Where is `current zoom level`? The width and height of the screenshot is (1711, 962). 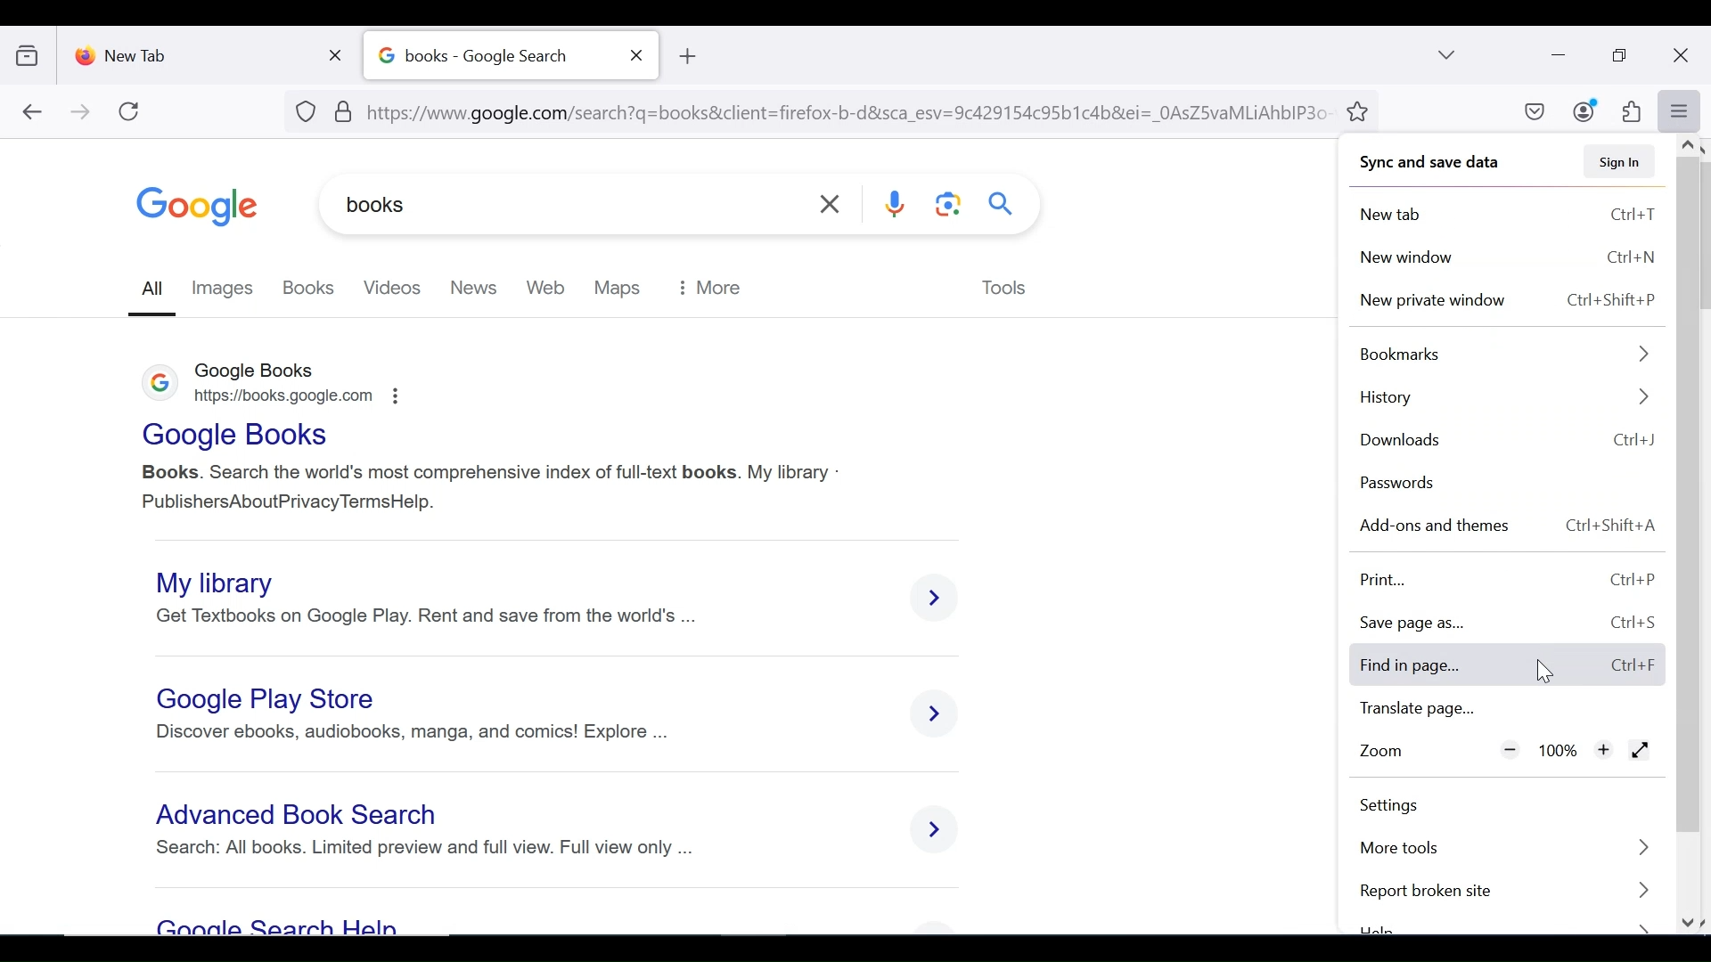
current zoom level is located at coordinates (1560, 751).